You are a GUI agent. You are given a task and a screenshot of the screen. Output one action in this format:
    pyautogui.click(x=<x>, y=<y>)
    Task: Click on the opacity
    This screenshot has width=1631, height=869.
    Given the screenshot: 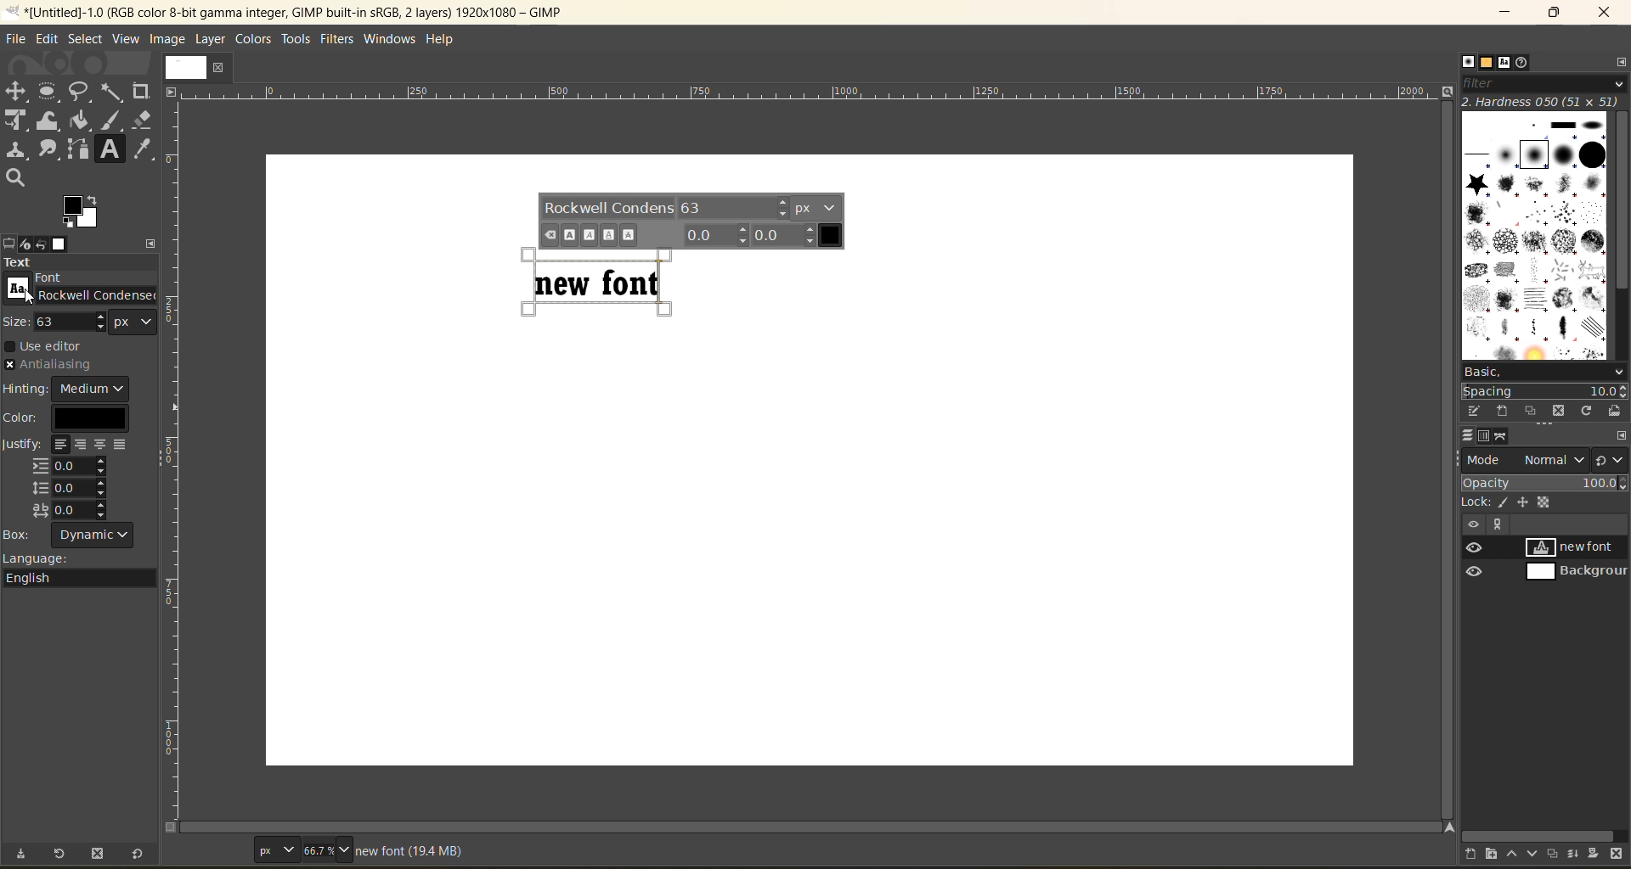 What is the action you would take?
    pyautogui.click(x=1544, y=482)
    